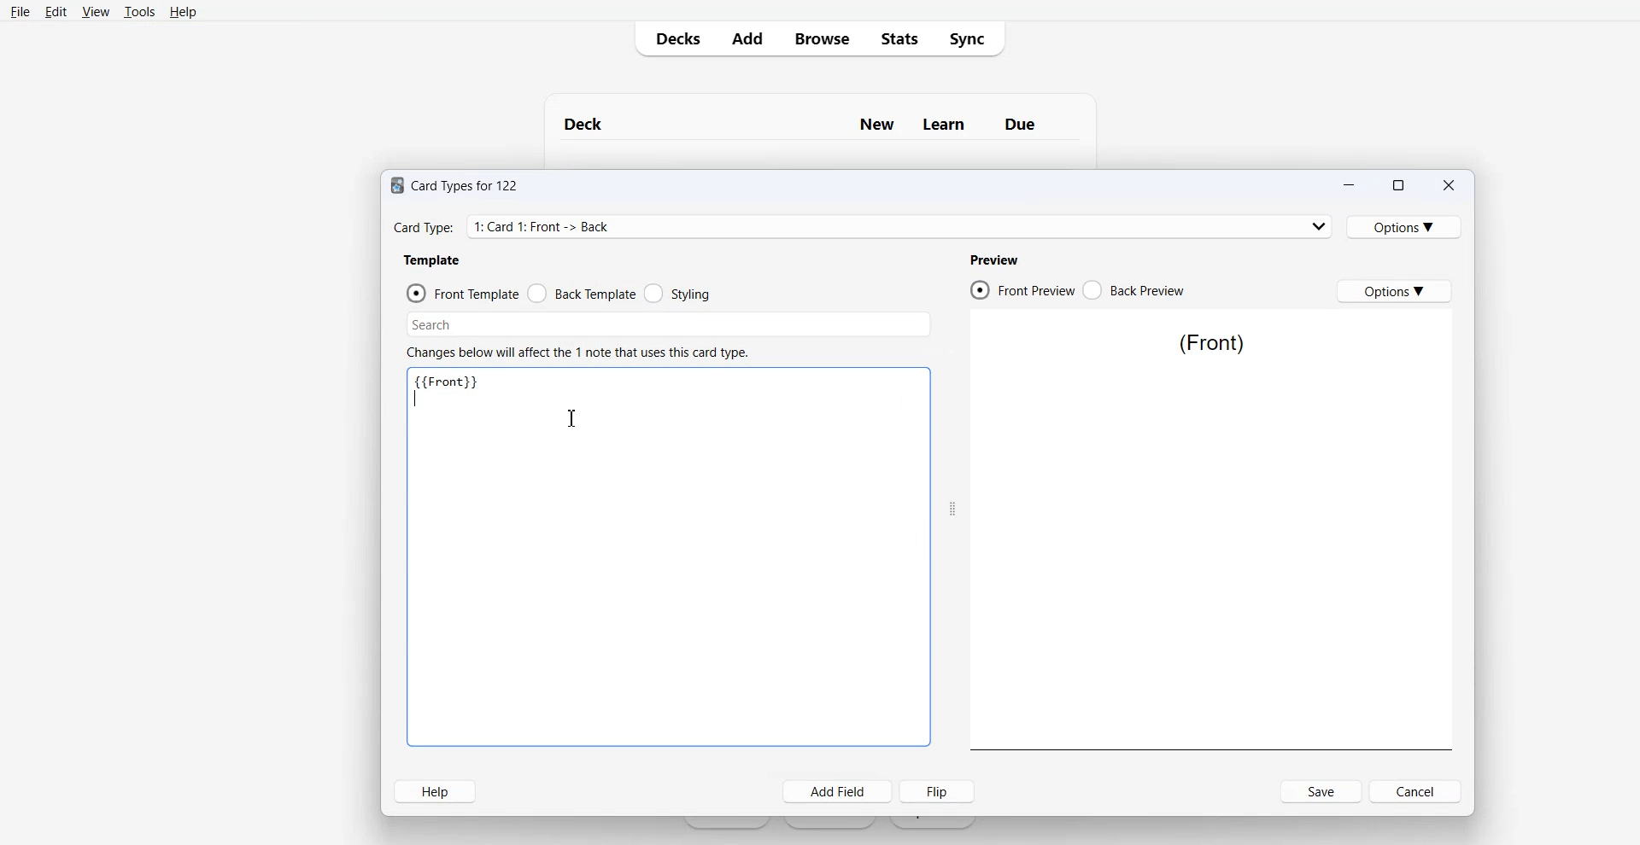 The width and height of the screenshot is (1640, 845). What do you see at coordinates (582, 293) in the screenshot?
I see `Back template` at bounding box center [582, 293].